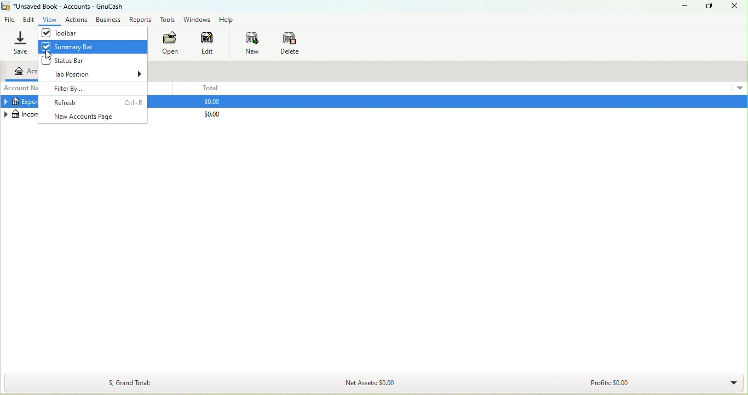 The height and width of the screenshot is (395, 748). I want to click on View, so click(51, 20).